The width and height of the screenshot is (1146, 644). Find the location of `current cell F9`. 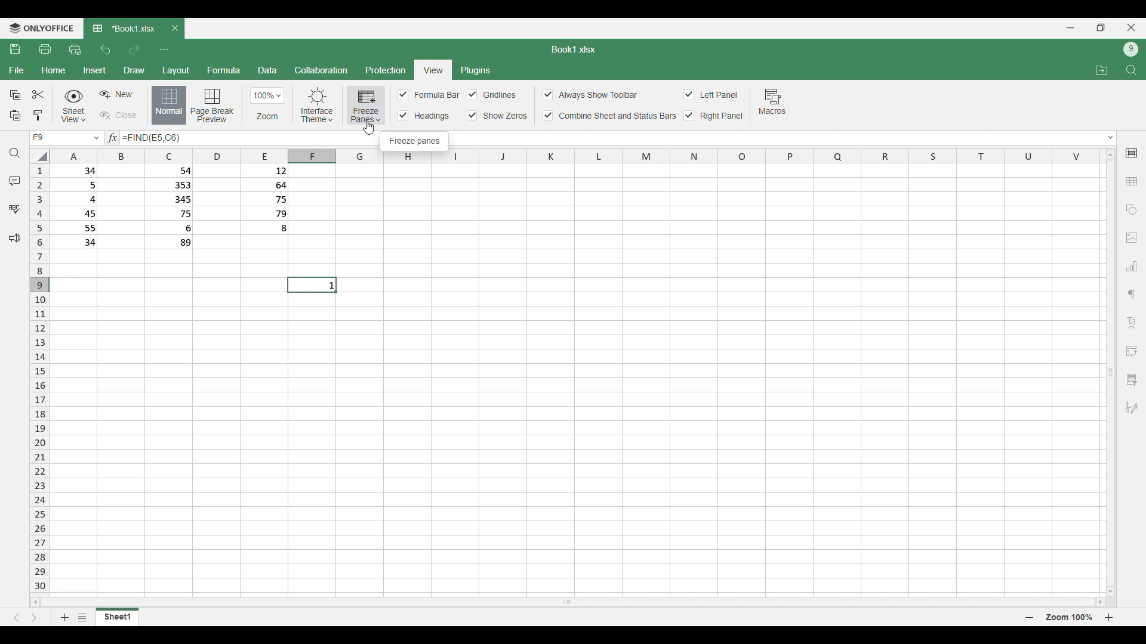

current cell F9 is located at coordinates (67, 138).